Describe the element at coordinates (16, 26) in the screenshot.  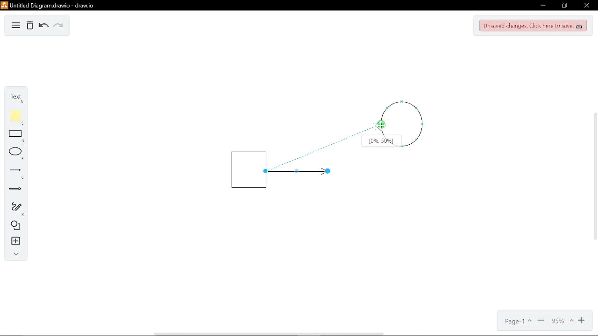
I see `Diagram` at that location.